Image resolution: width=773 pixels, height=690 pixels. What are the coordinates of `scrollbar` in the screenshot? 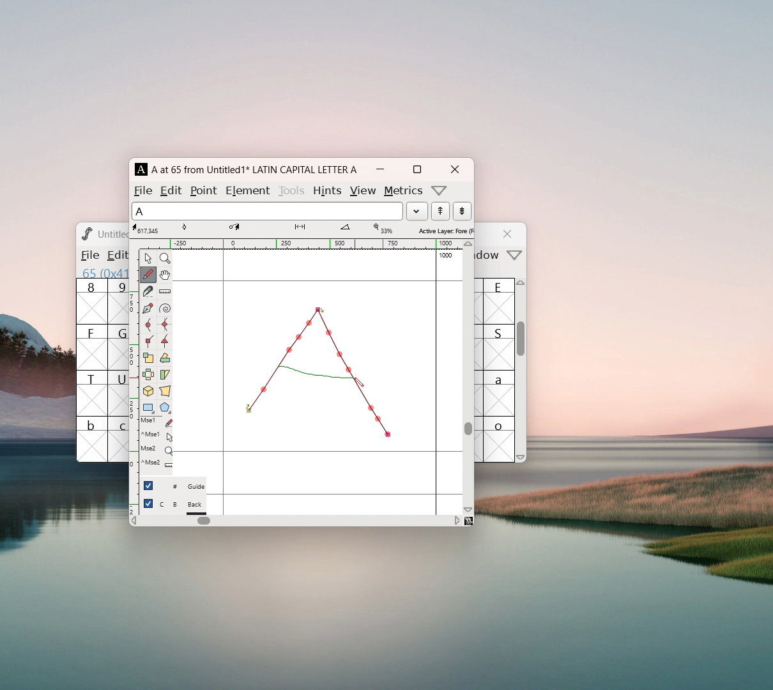 It's located at (468, 428).